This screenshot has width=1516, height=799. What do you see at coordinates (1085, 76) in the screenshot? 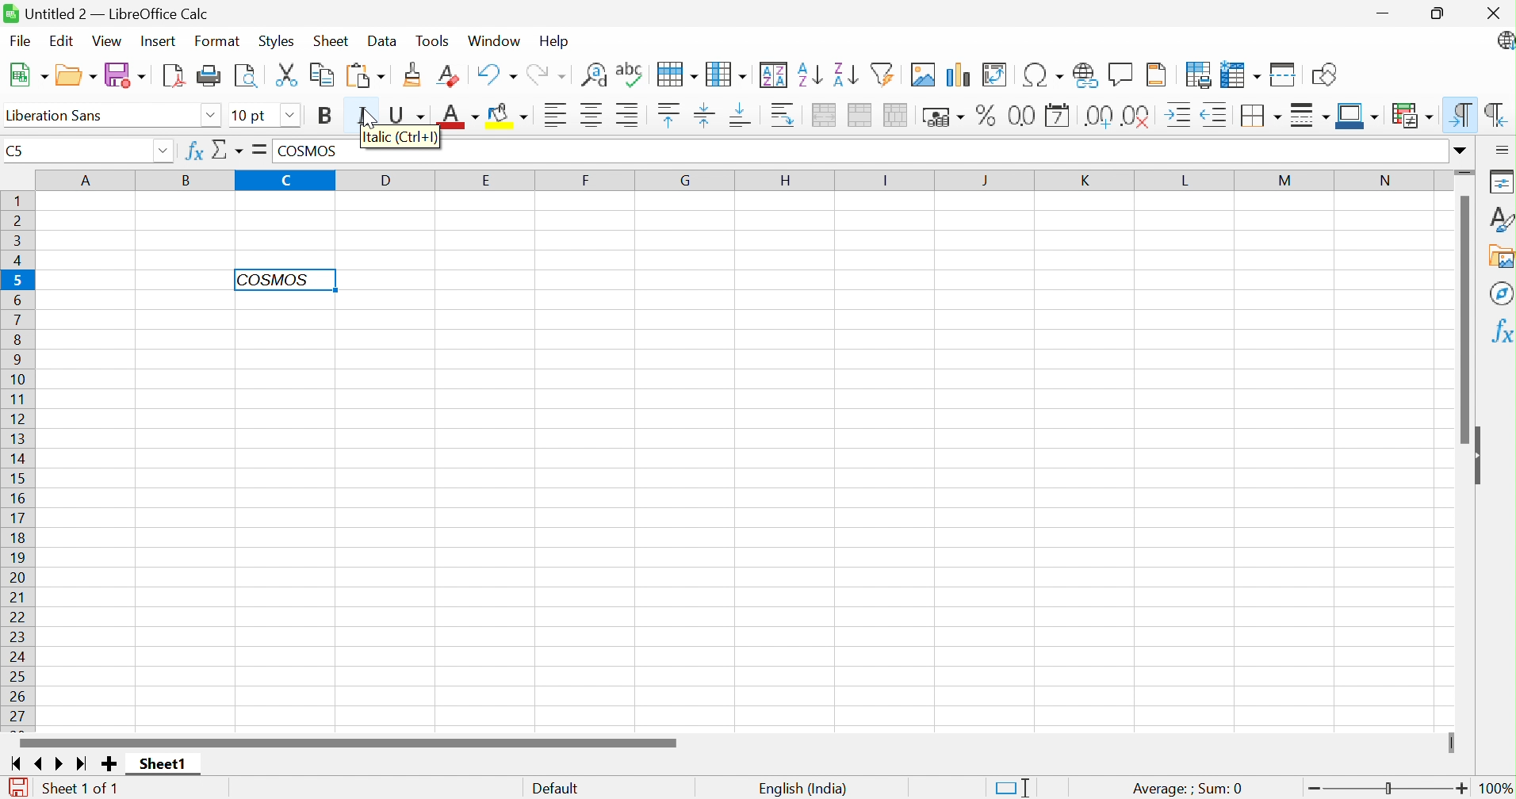
I see `Insert hyperlink` at bounding box center [1085, 76].